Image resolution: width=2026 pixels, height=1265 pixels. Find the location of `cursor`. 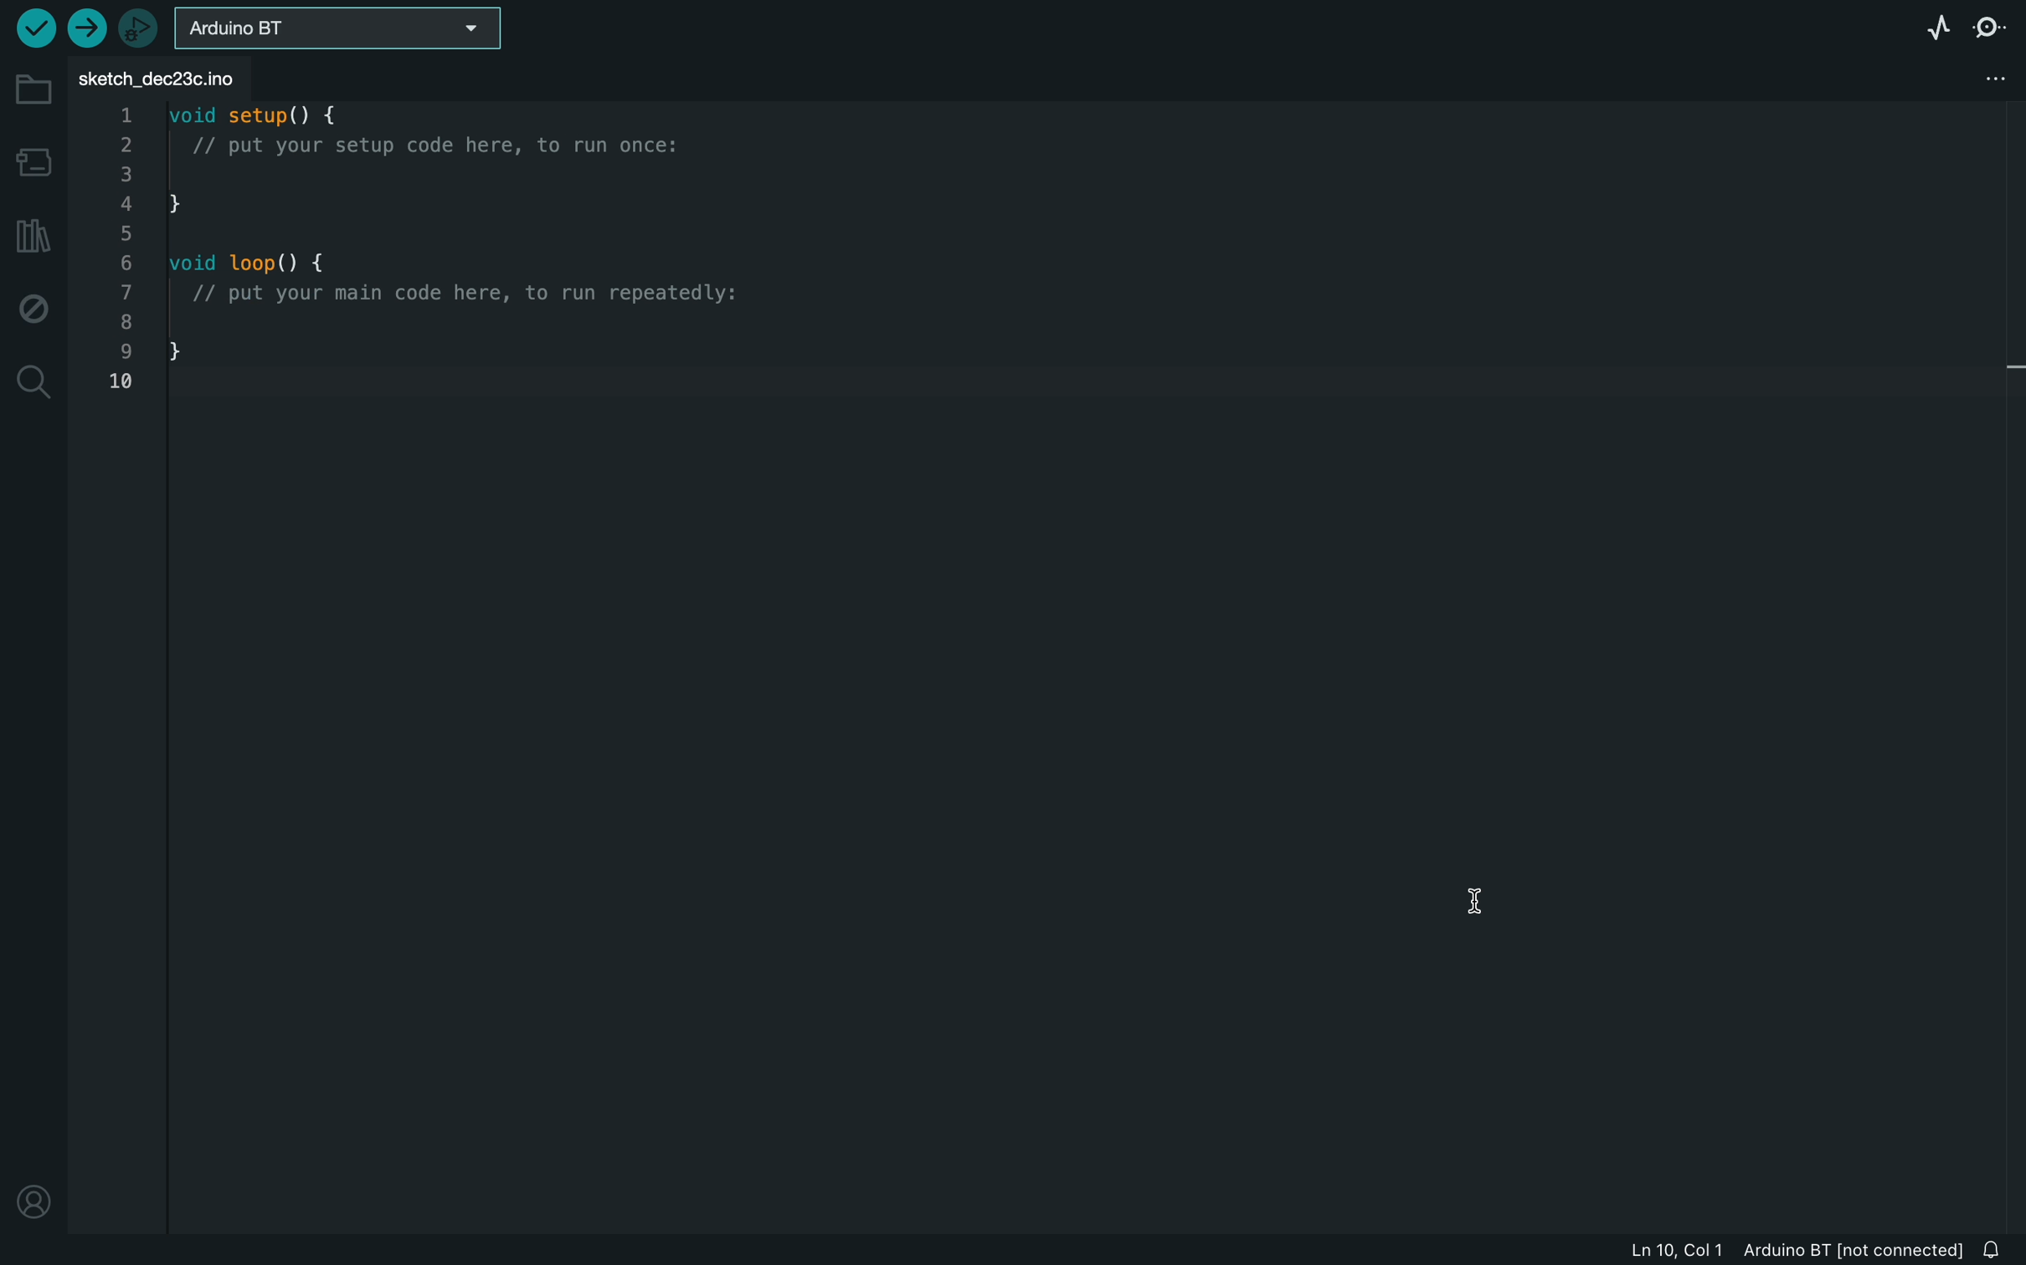

cursor is located at coordinates (1465, 897).